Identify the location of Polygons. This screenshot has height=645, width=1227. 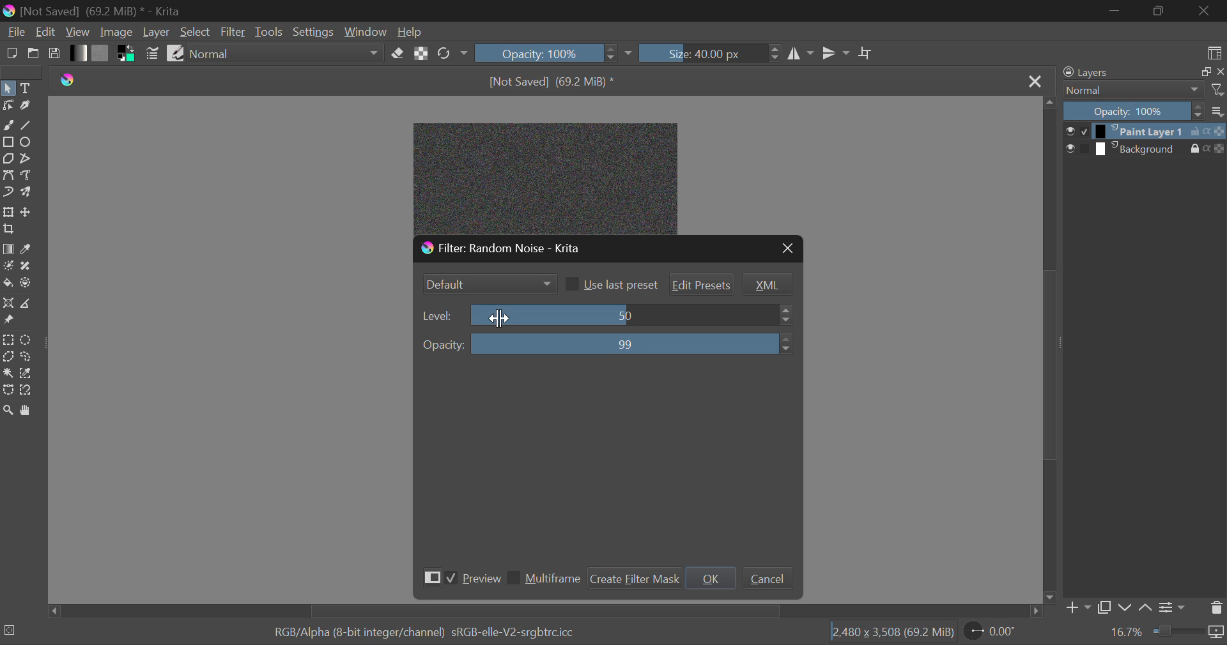
(8, 160).